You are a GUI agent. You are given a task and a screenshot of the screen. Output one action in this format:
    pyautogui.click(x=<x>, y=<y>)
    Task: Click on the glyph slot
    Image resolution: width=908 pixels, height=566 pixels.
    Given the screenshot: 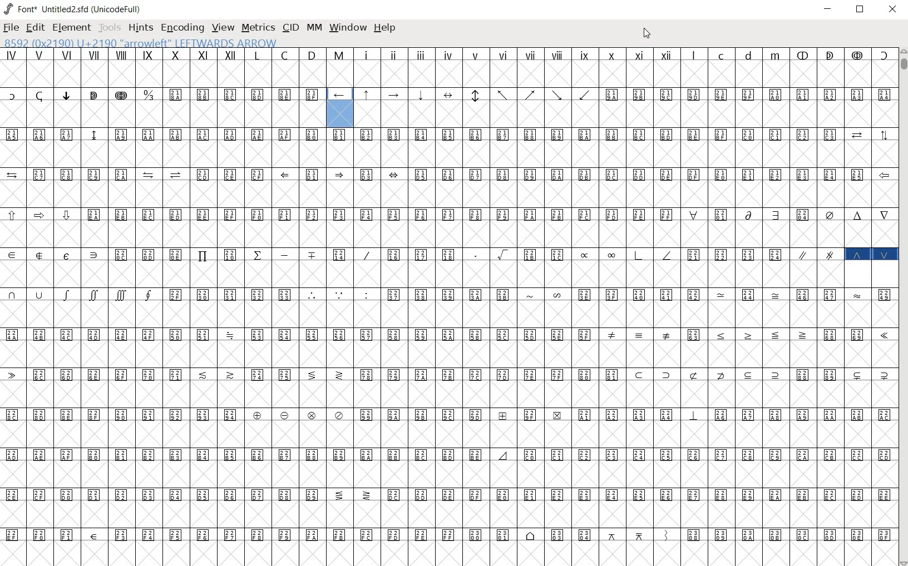 What is the action you would take?
    pyautogui.click(x=340, y=115)
    